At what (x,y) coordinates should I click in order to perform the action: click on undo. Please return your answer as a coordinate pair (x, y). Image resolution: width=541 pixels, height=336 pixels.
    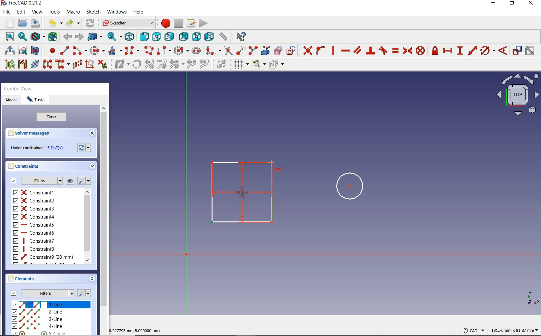
    Looking at the image, I should click on (54, 23).